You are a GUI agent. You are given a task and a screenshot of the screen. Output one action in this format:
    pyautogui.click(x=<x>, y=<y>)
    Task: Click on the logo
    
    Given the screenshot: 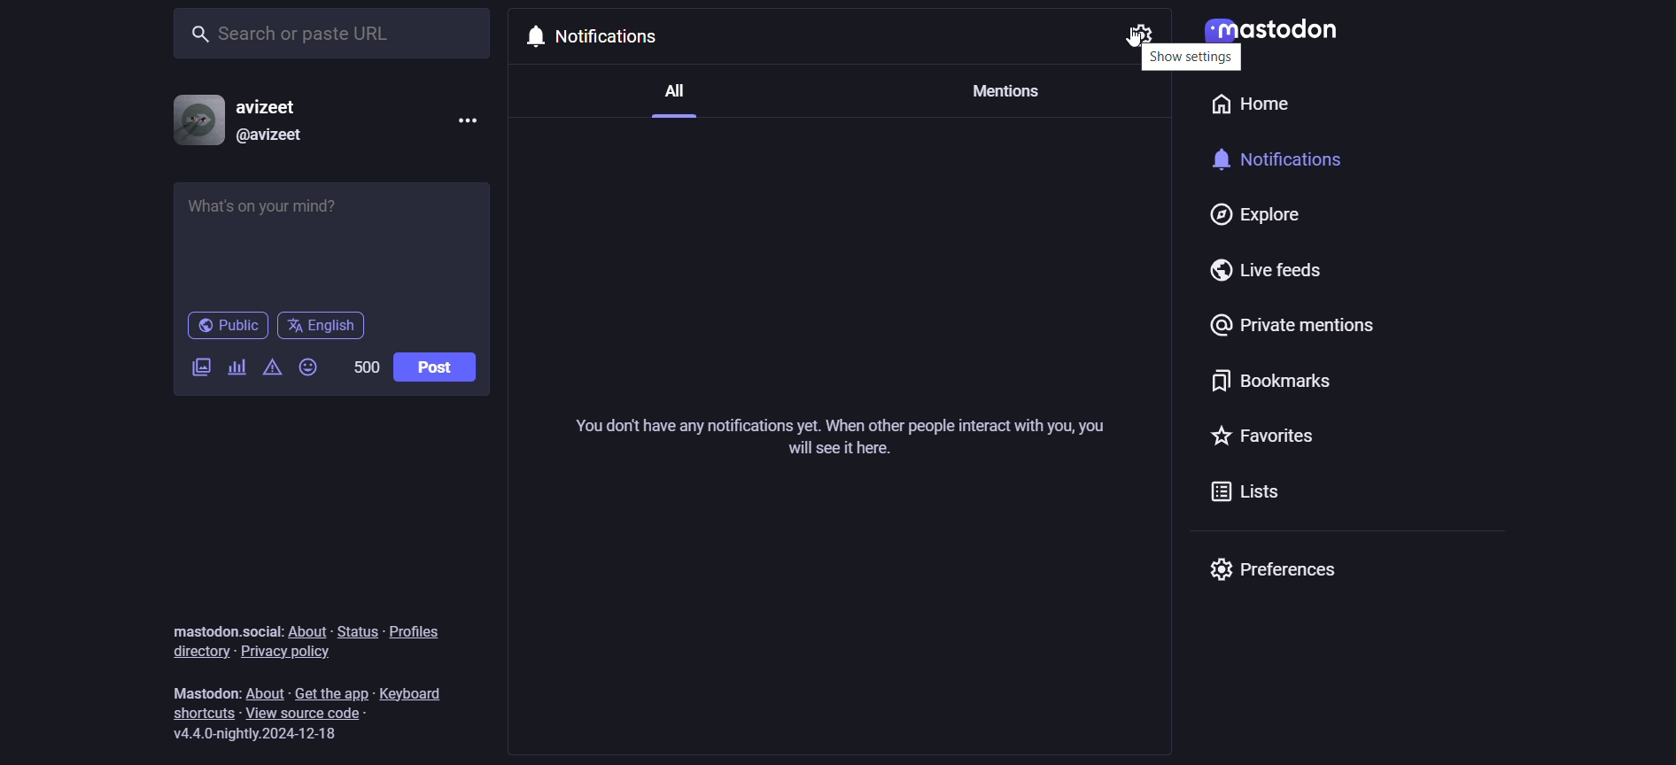 What is the action you would take?
    pyautogui.click(x=1269, y=34)
    